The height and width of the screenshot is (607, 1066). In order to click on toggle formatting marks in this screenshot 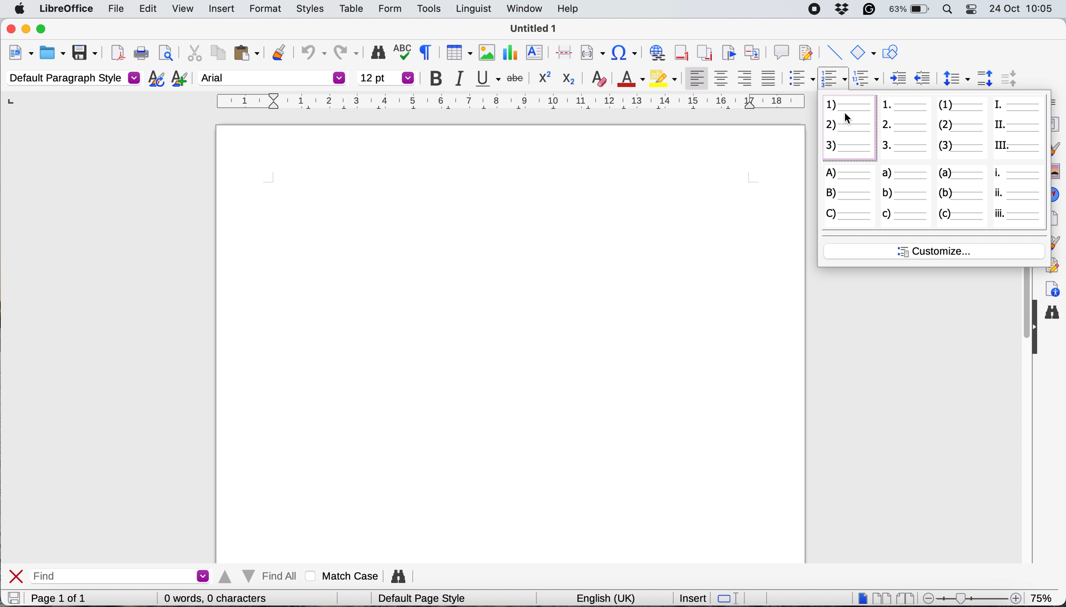, I will do `click(428, 52)`.